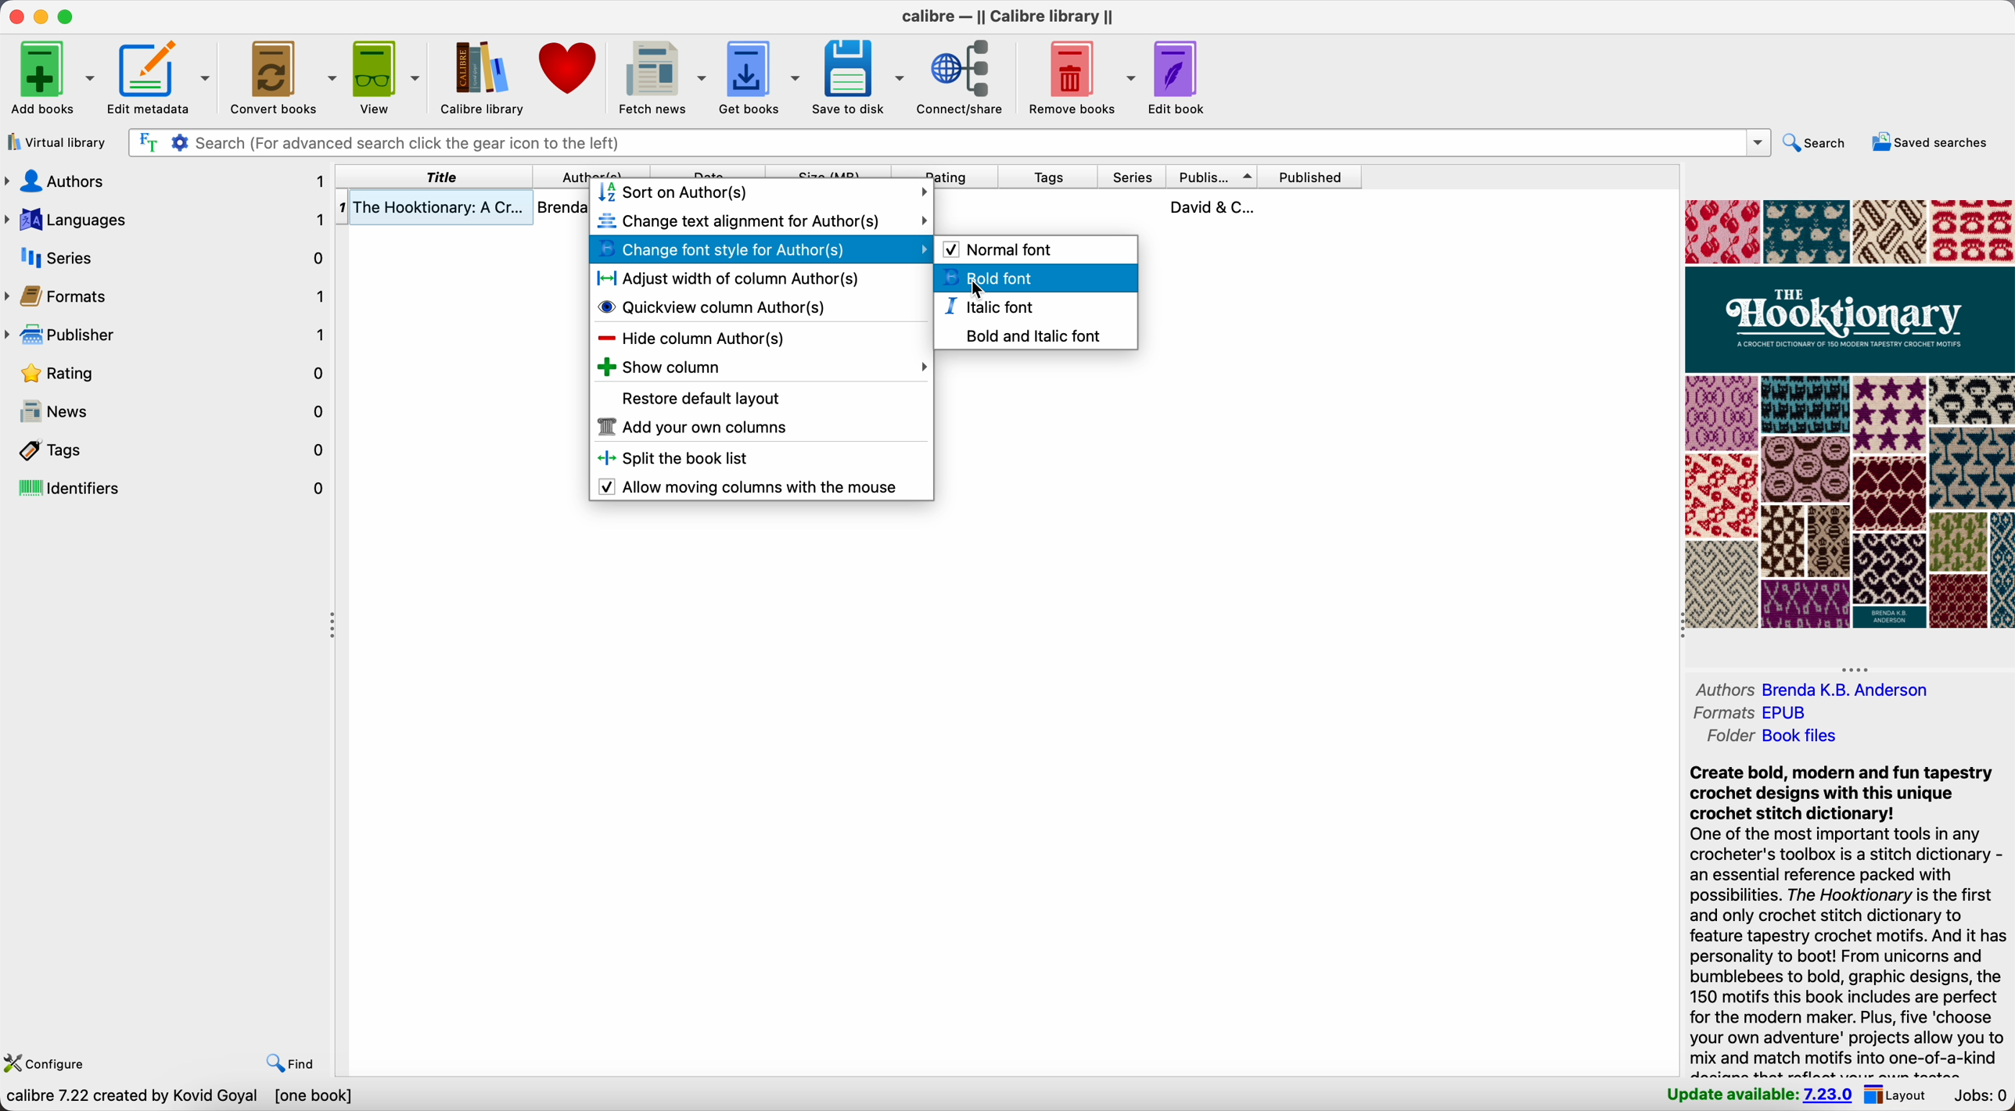 The height and width of the screenshot is (1111, 2015). Describe the element at coordinates (47, 78) in the screenshot. I see `add books` at that location.